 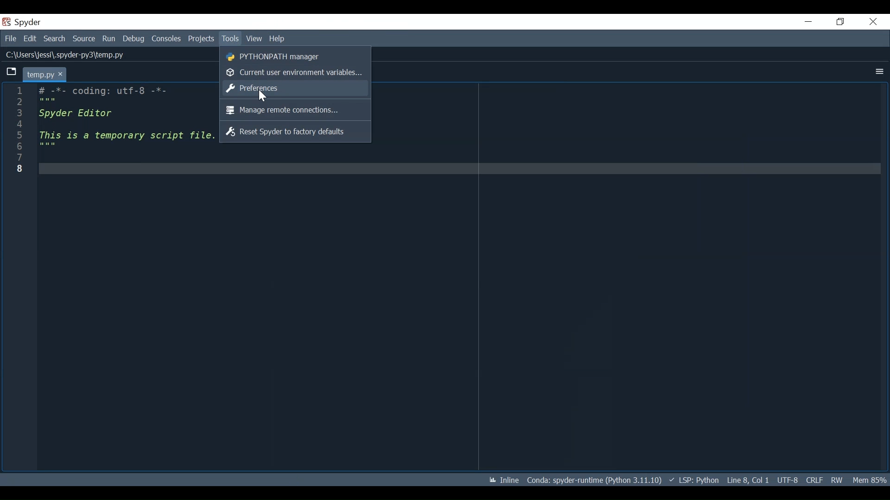 I want to click on Search, so click(x=54, y=39).